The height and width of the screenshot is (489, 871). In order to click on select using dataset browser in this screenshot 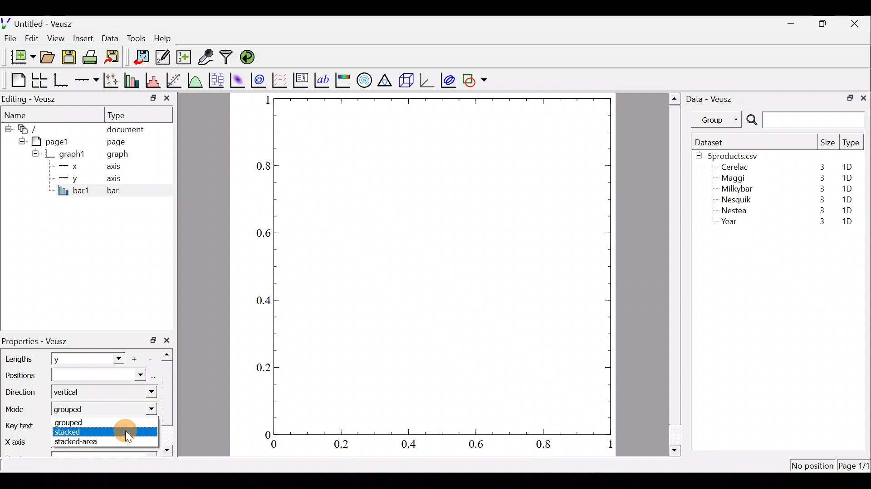, I will do `click(155, 376)`.